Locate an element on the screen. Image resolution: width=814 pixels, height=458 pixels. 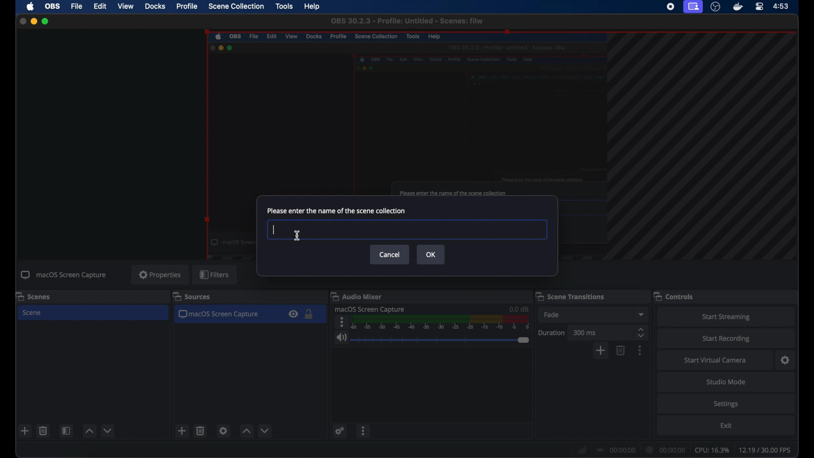
edit is located at coordinates (100, 7).